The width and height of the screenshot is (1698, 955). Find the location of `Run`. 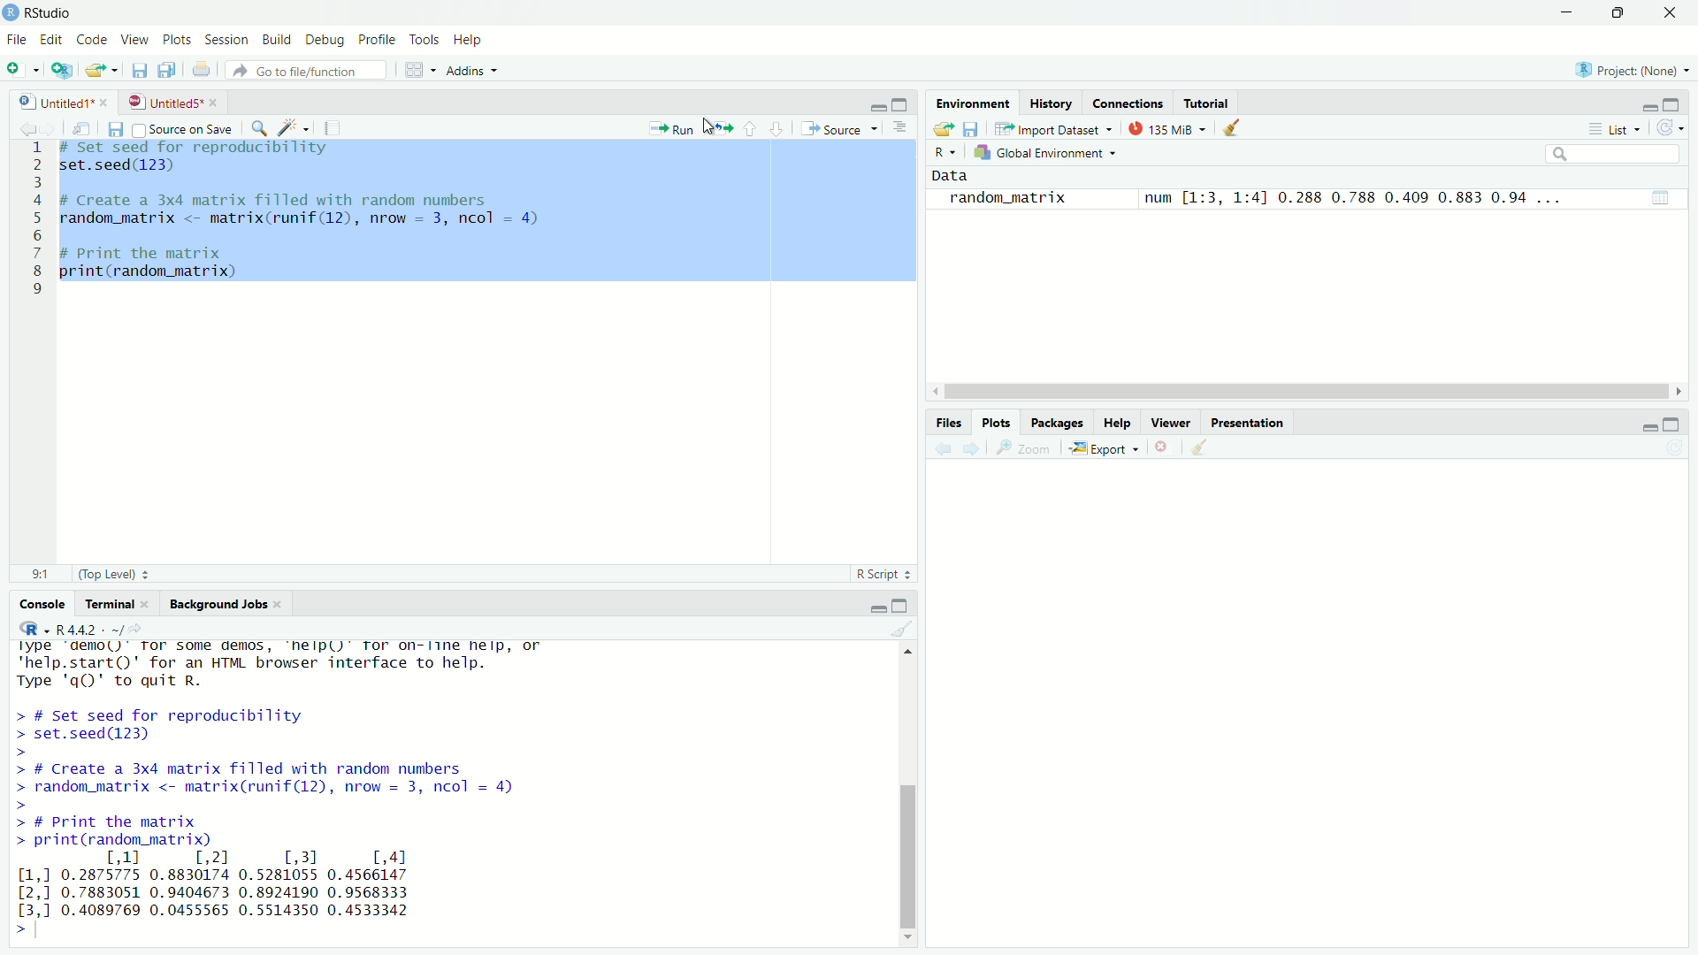

Run is located at coordinates (672, 129).